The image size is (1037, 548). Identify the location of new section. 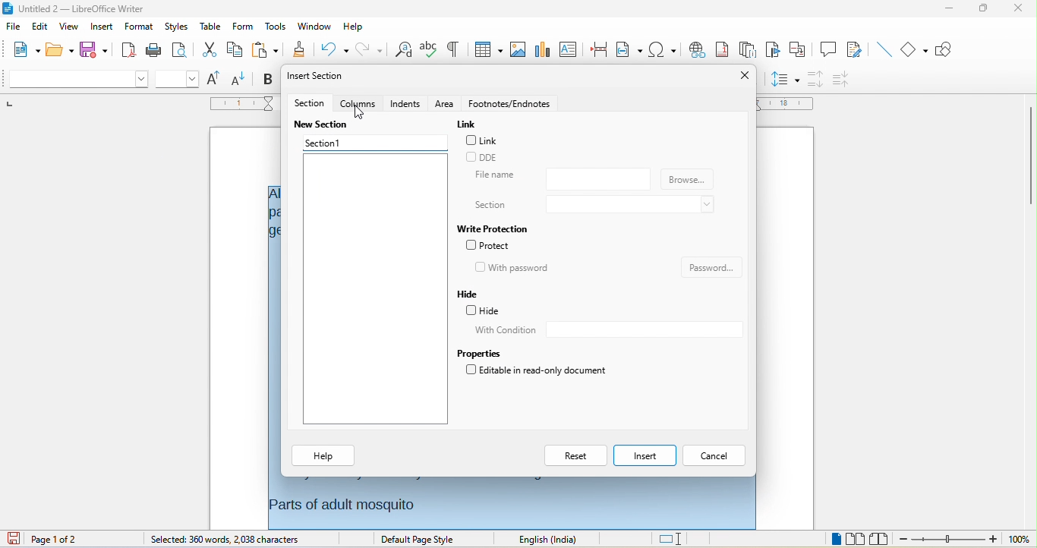
(321, 124).